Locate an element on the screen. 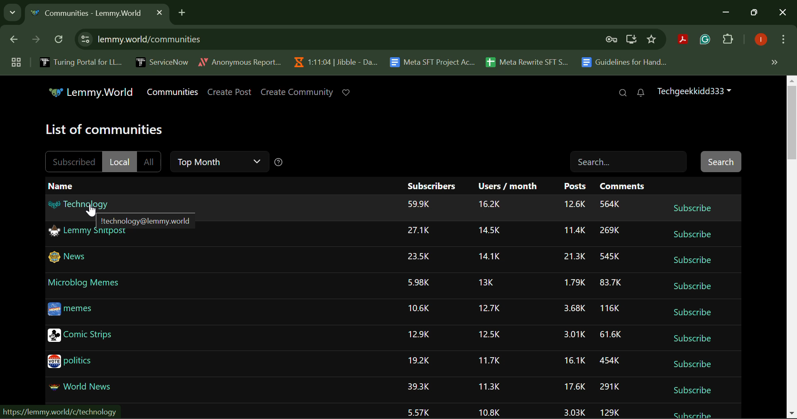 The height and width of the screenshot is (419, 797). Search is located at coordinates (623, 93).